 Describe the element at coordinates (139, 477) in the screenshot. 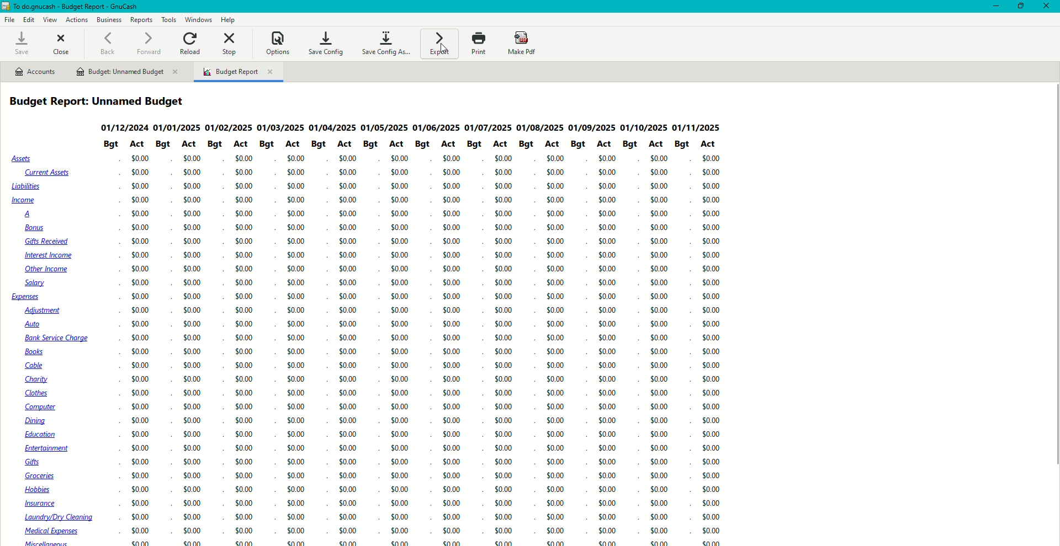

I see `$0.00` at that location.